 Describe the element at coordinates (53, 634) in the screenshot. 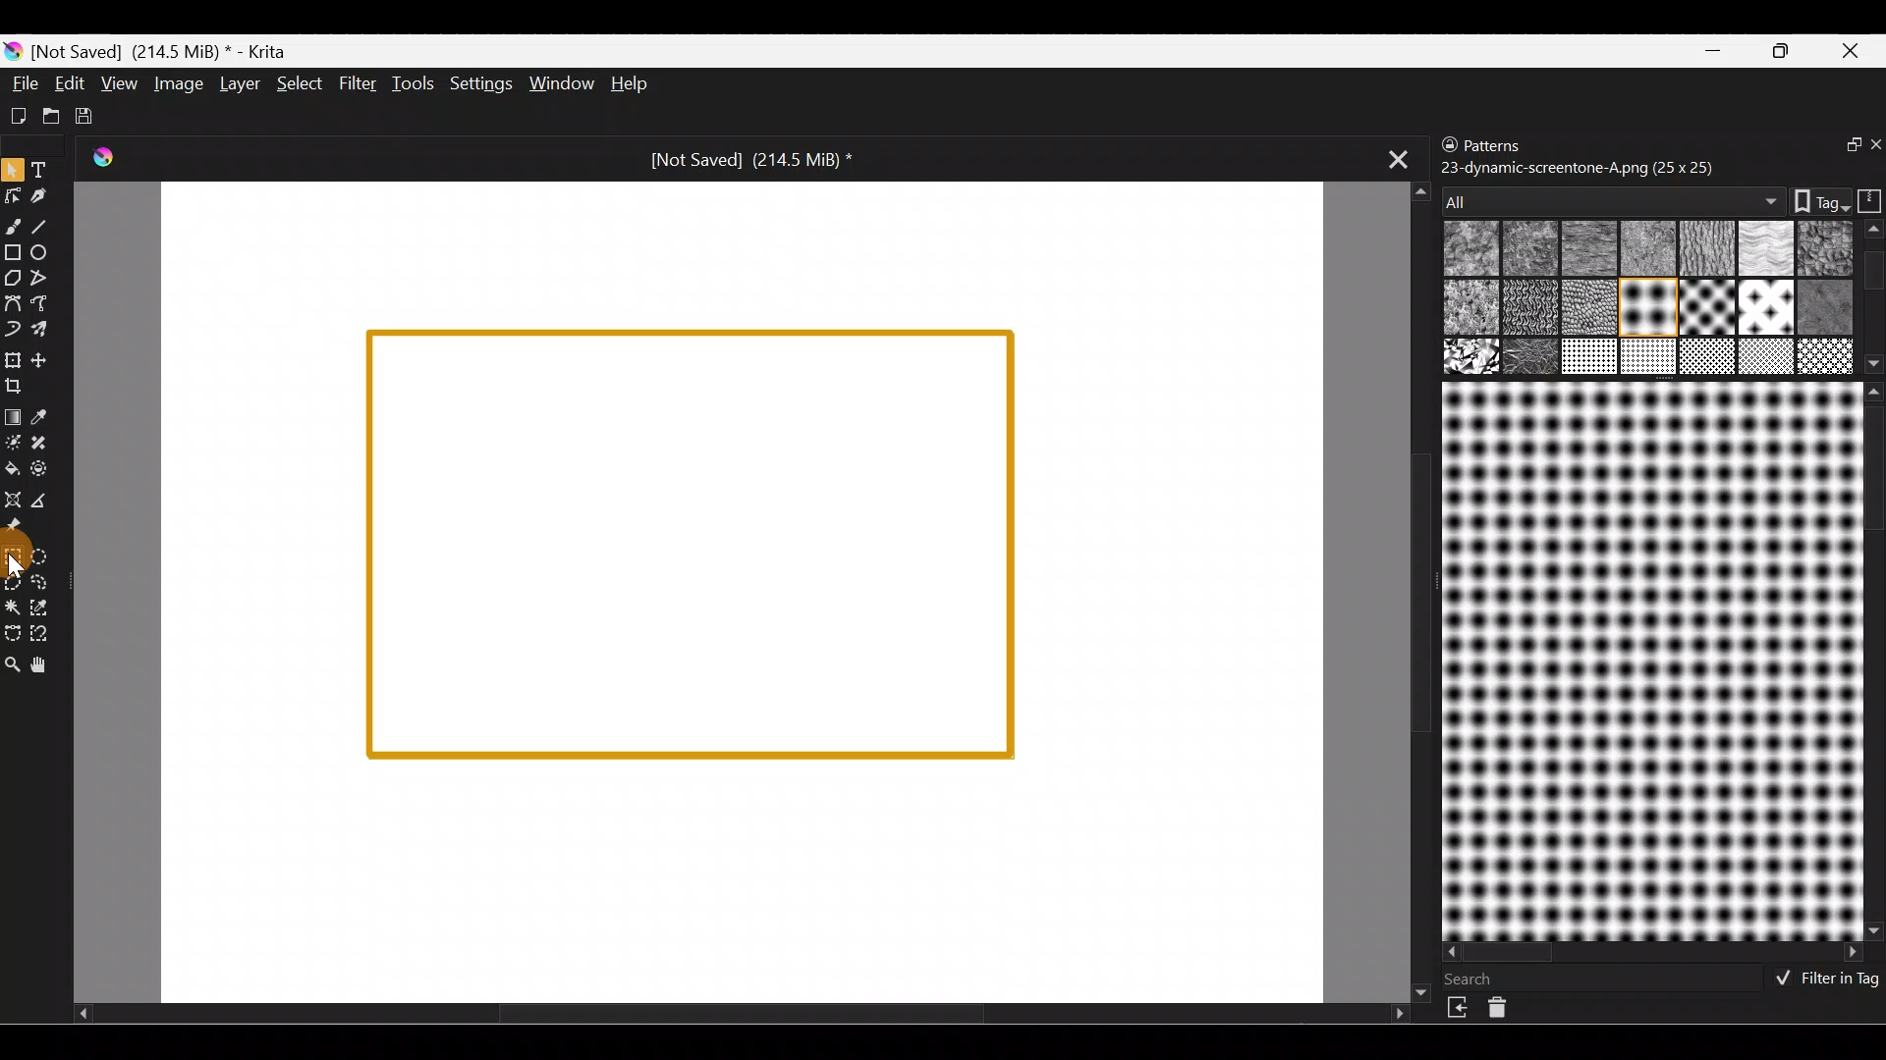

I see `Magnetic curve selection tool` at that location.